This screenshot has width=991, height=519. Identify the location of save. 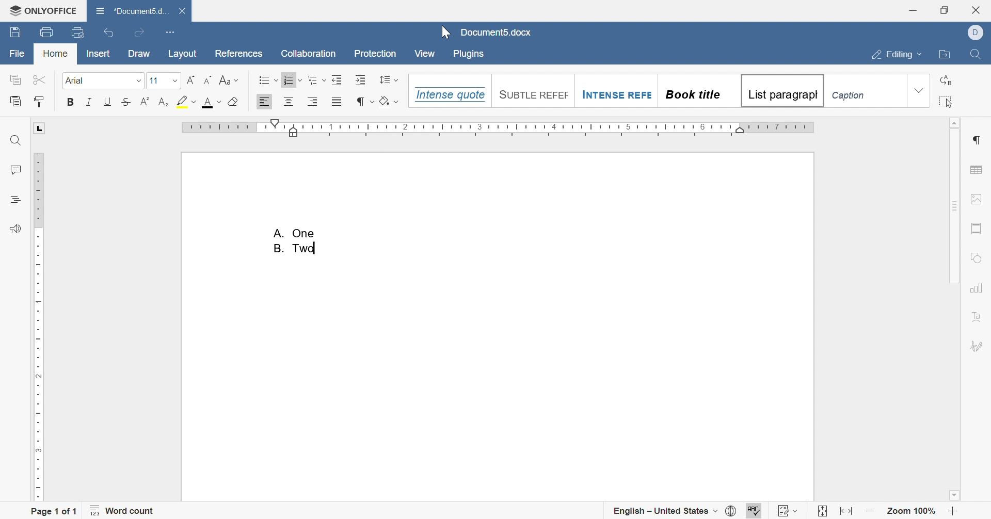
(15, 34).